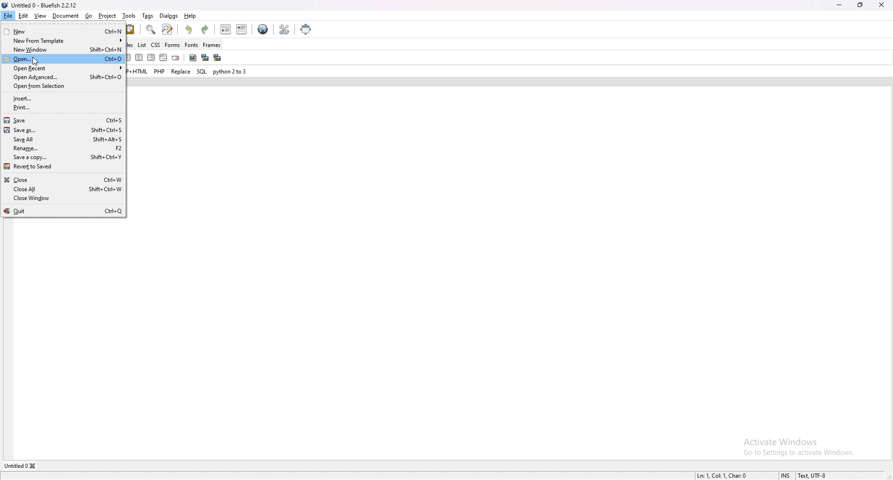  I want to click on sql, so click(202, 71).